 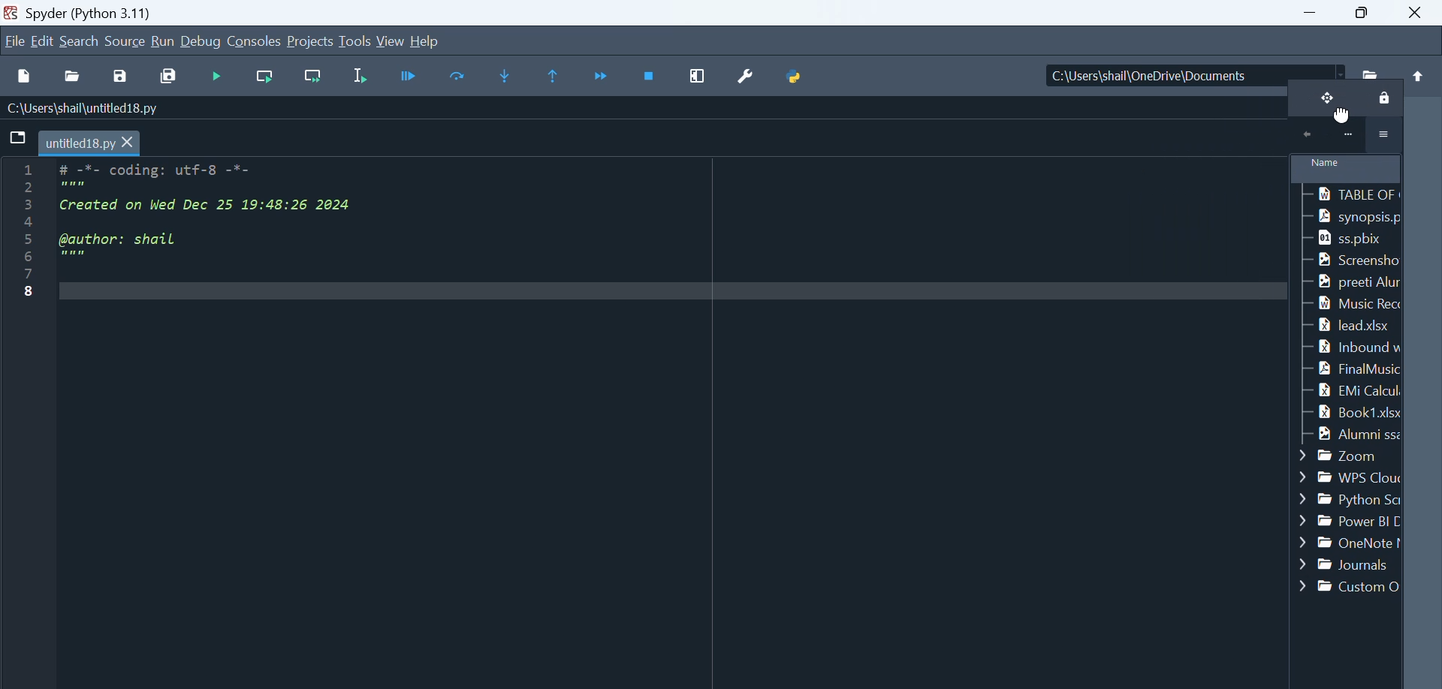 I want to click on cursor, so click(x=1341, y=118).